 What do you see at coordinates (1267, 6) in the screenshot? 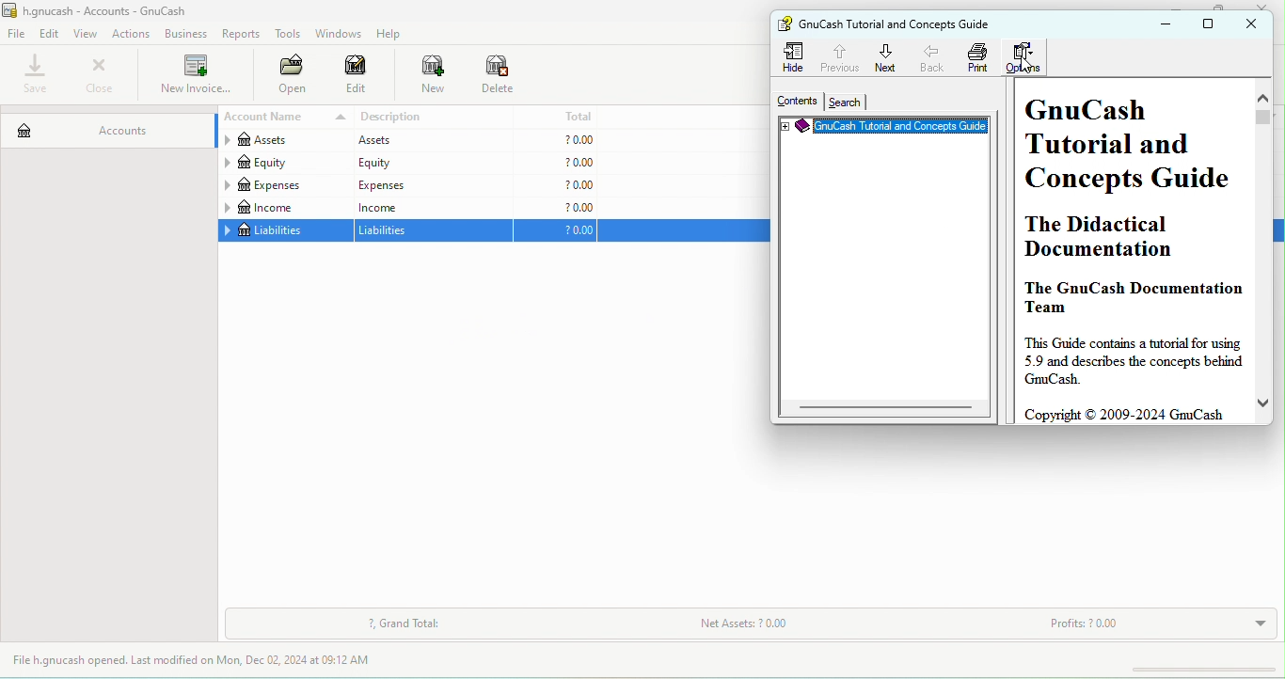
I see `close` at bounding box center [1267, 6].